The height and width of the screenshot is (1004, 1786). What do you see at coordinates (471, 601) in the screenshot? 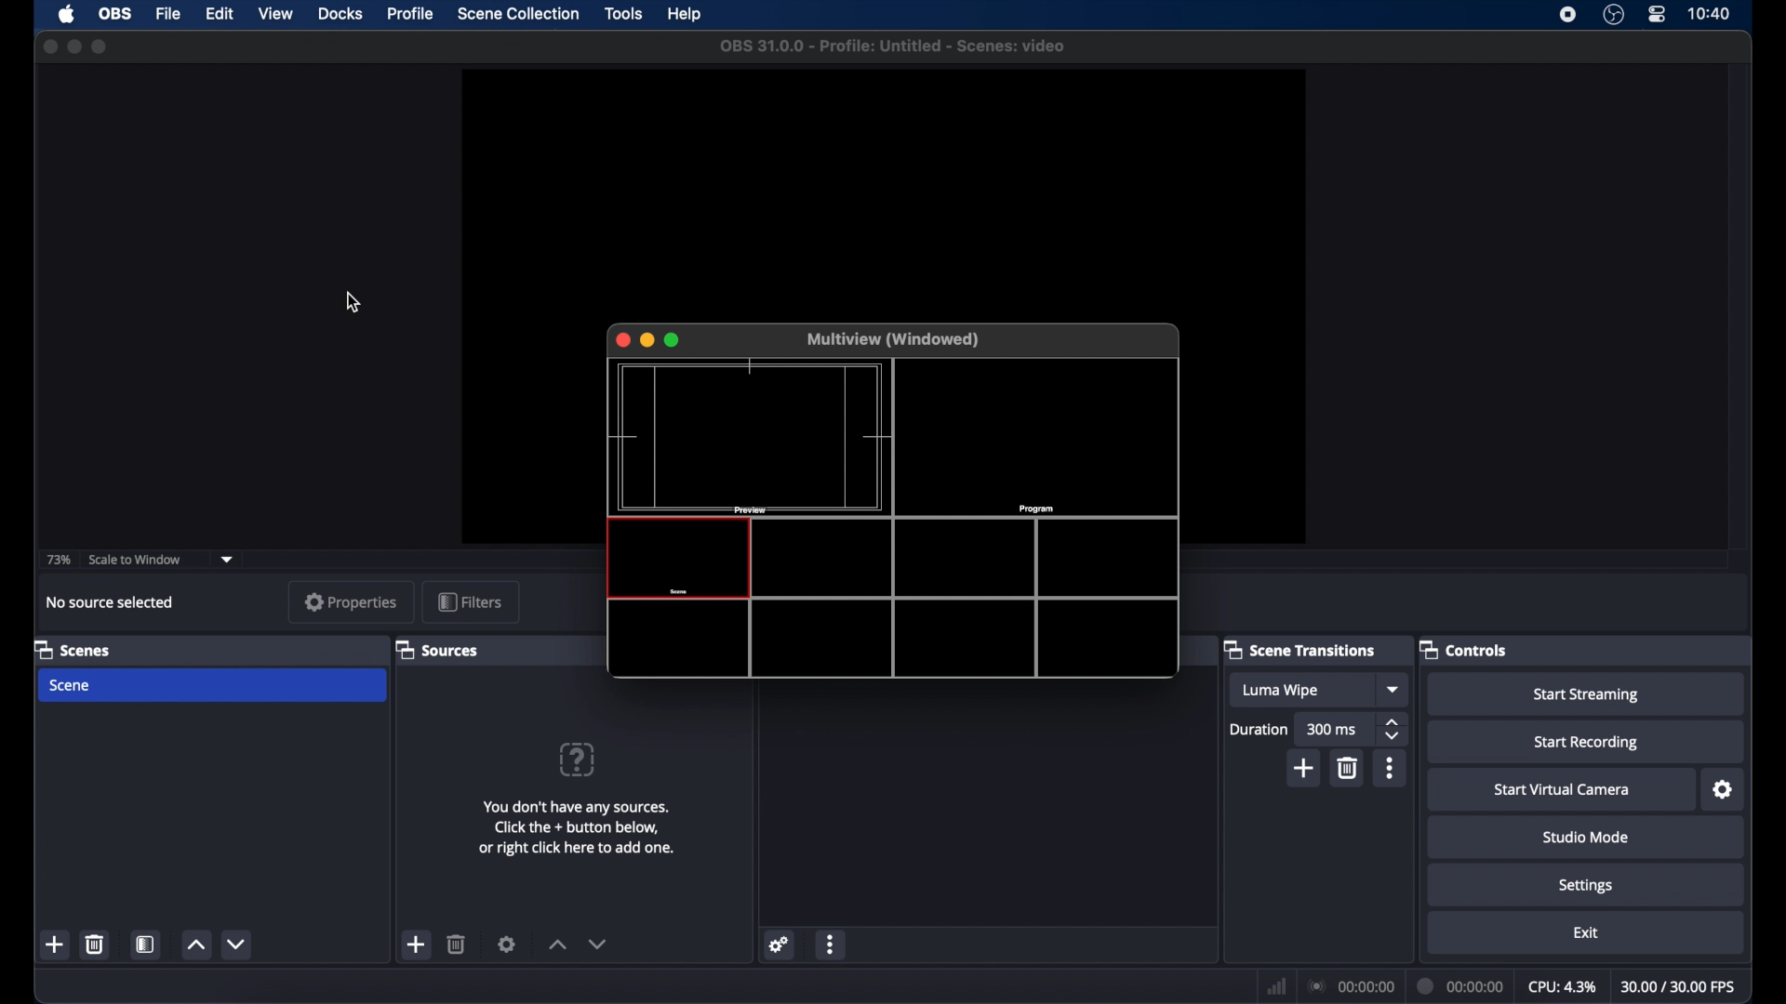
I see `filters` at bounding box center [471, 601].